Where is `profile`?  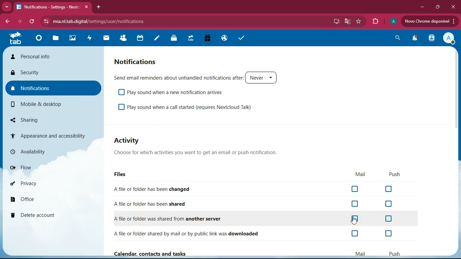 profile is located at coordinates (449, 38).